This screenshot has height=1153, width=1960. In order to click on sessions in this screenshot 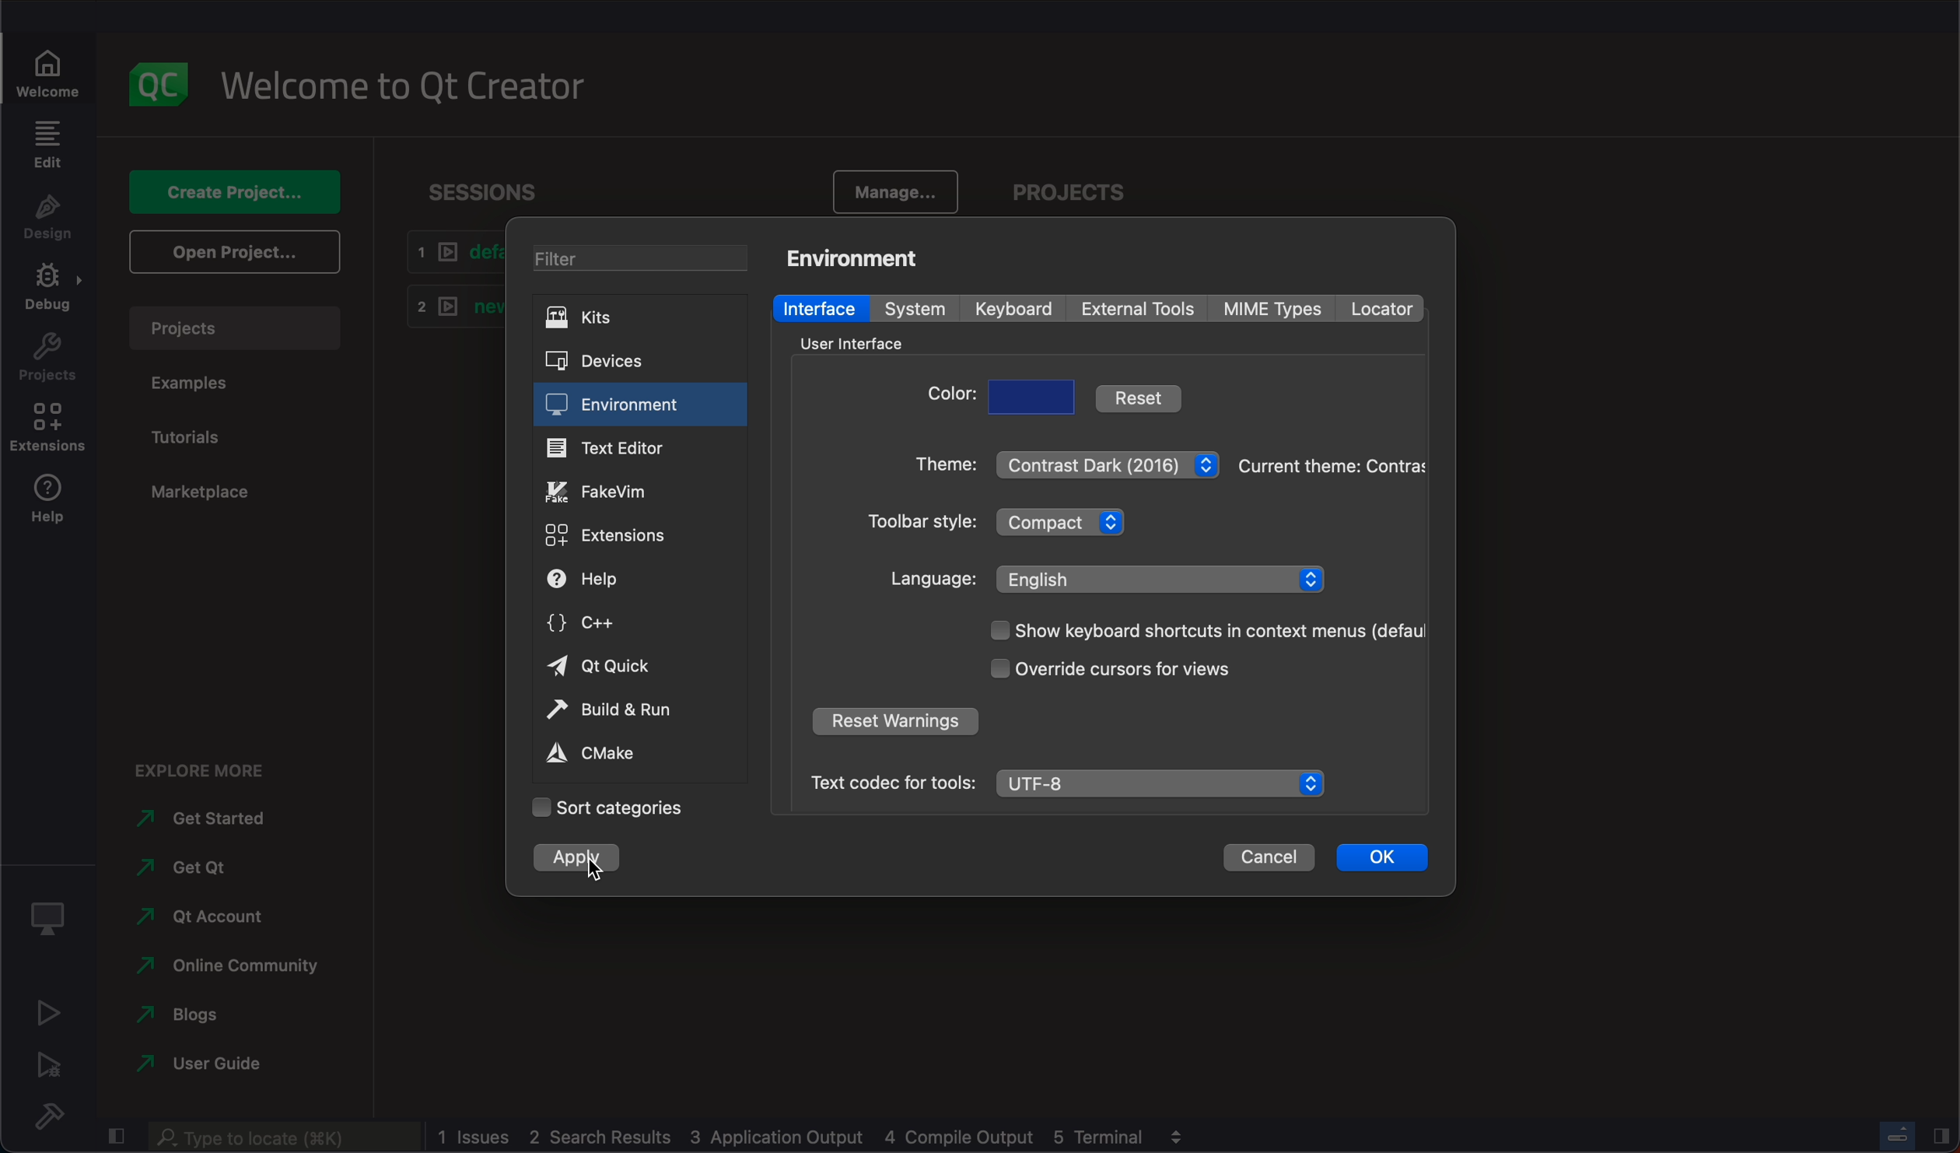, I will do `click(502, 187)`.